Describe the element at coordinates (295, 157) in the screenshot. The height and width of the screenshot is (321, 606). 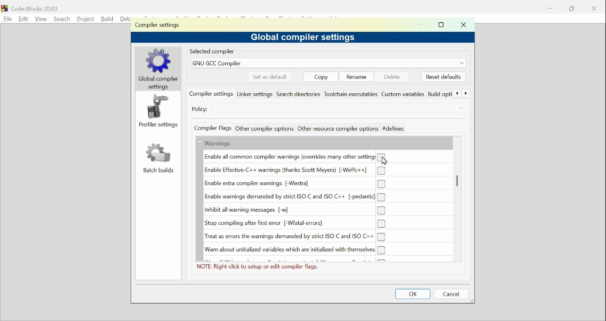
I see `(un)check Enable all common compiler warnings` at that location.